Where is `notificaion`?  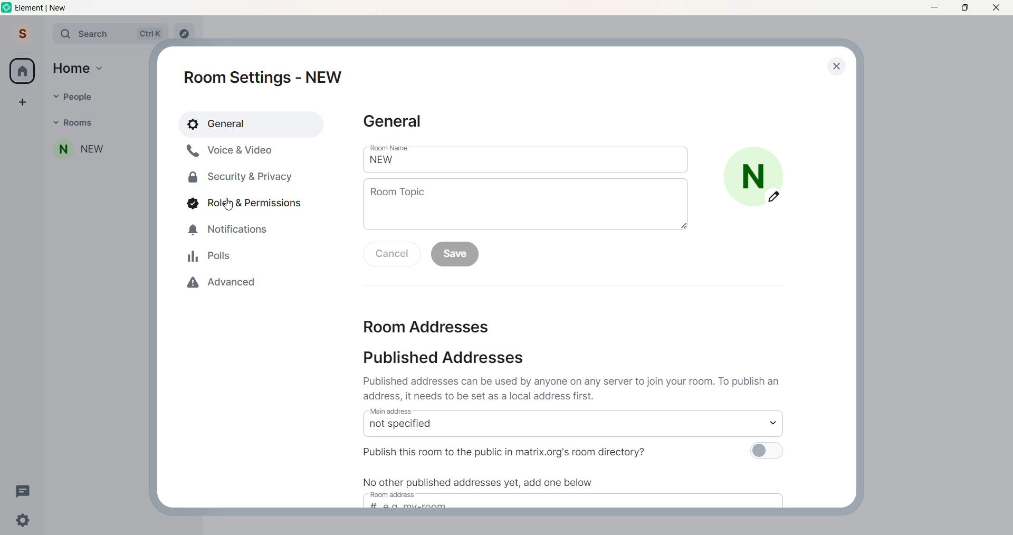 notificaion is located at coordinates (228, 232).